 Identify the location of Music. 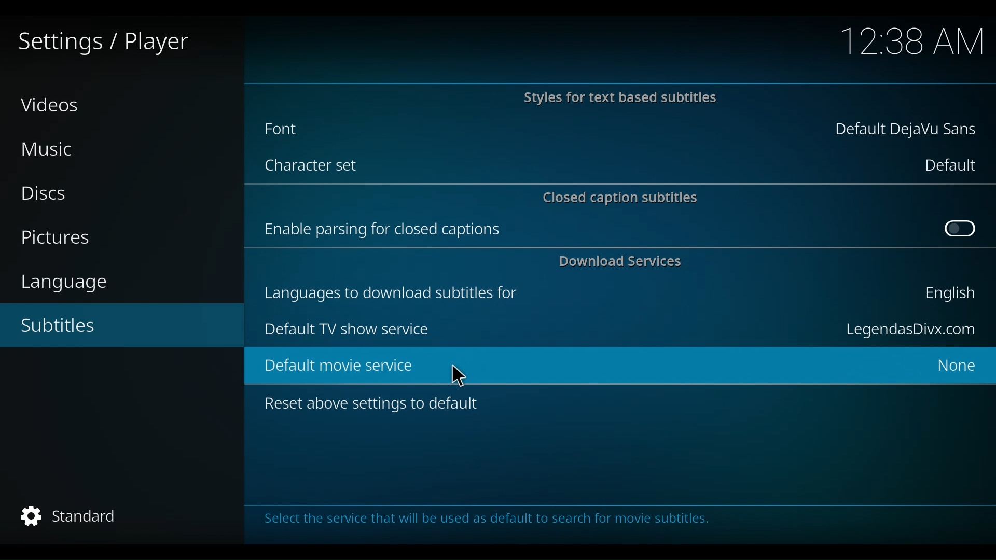
(52, 150).